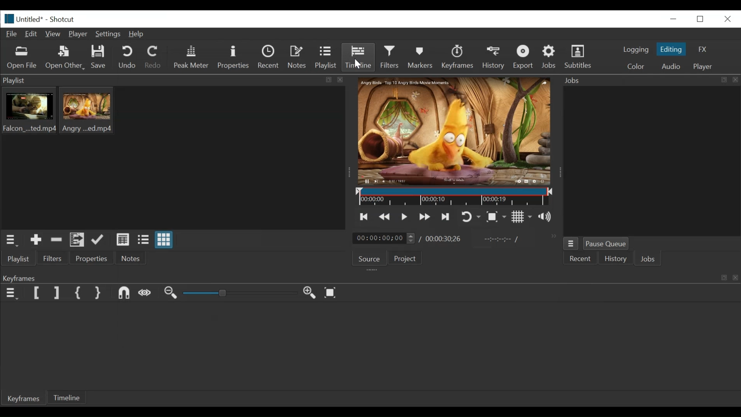 The height and width of the screenshot is (417, 741). Describe the element at coordinates (370, 278) in the screenshot. I see `keyframe panel` at that location.